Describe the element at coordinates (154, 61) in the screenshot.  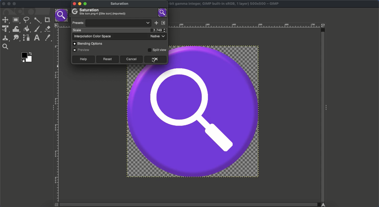
I see `cursor` at that location.